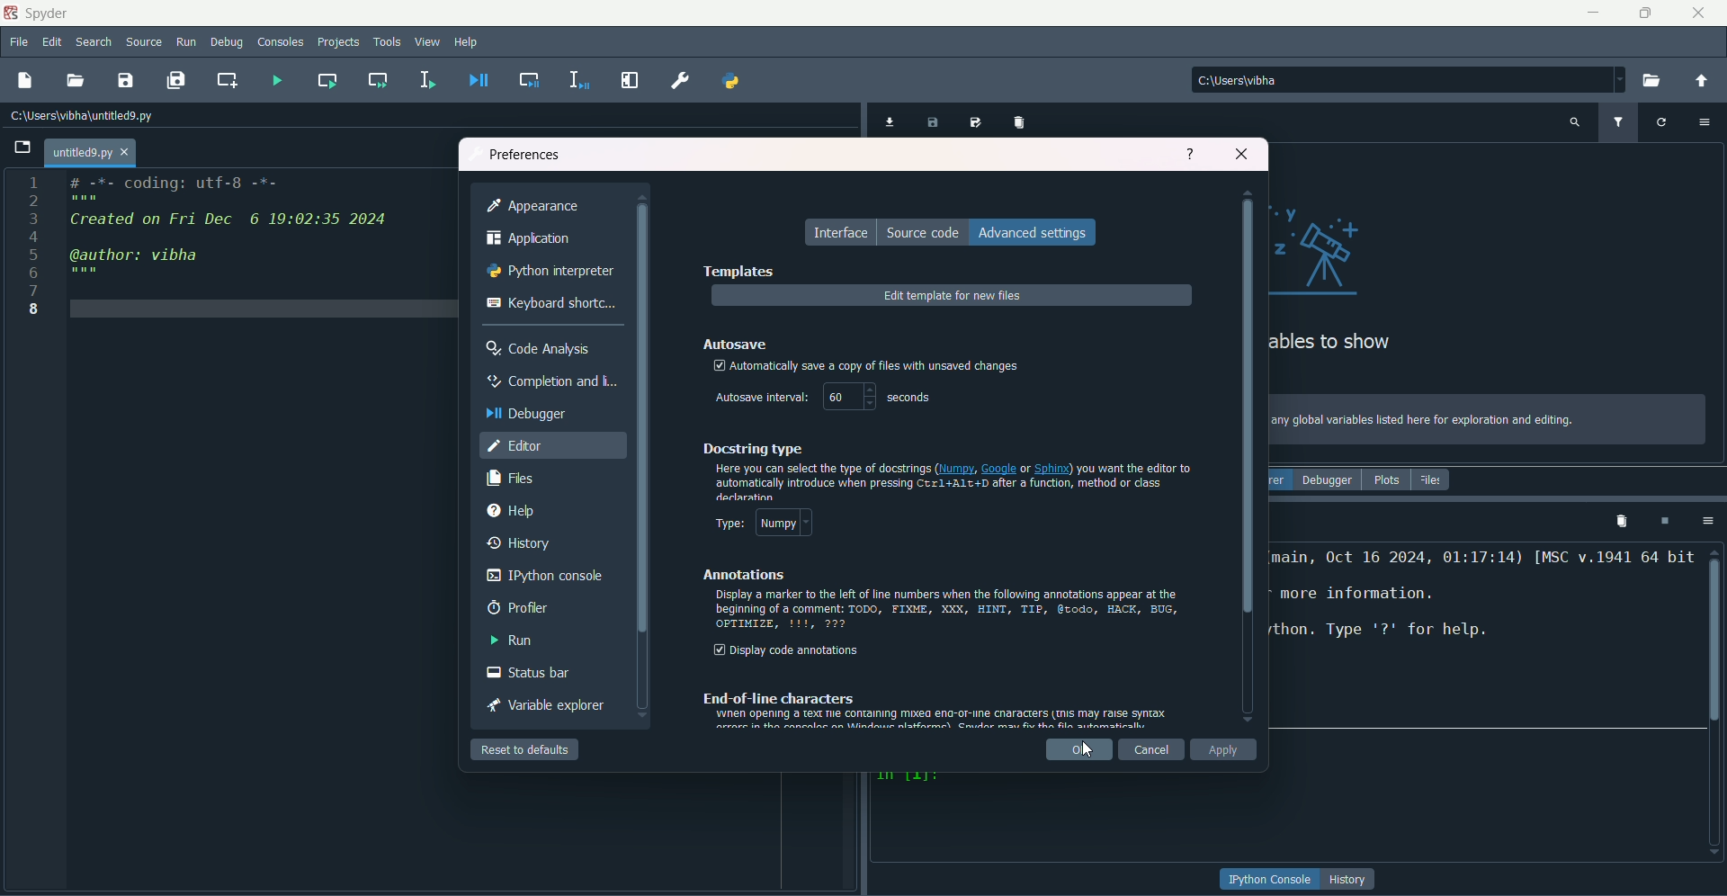 The height and width of the screenshot is (896, 1727). What do you see at coordinates (759, 523) in the screenshot?
I see `type` at bounding box center [759, 523].